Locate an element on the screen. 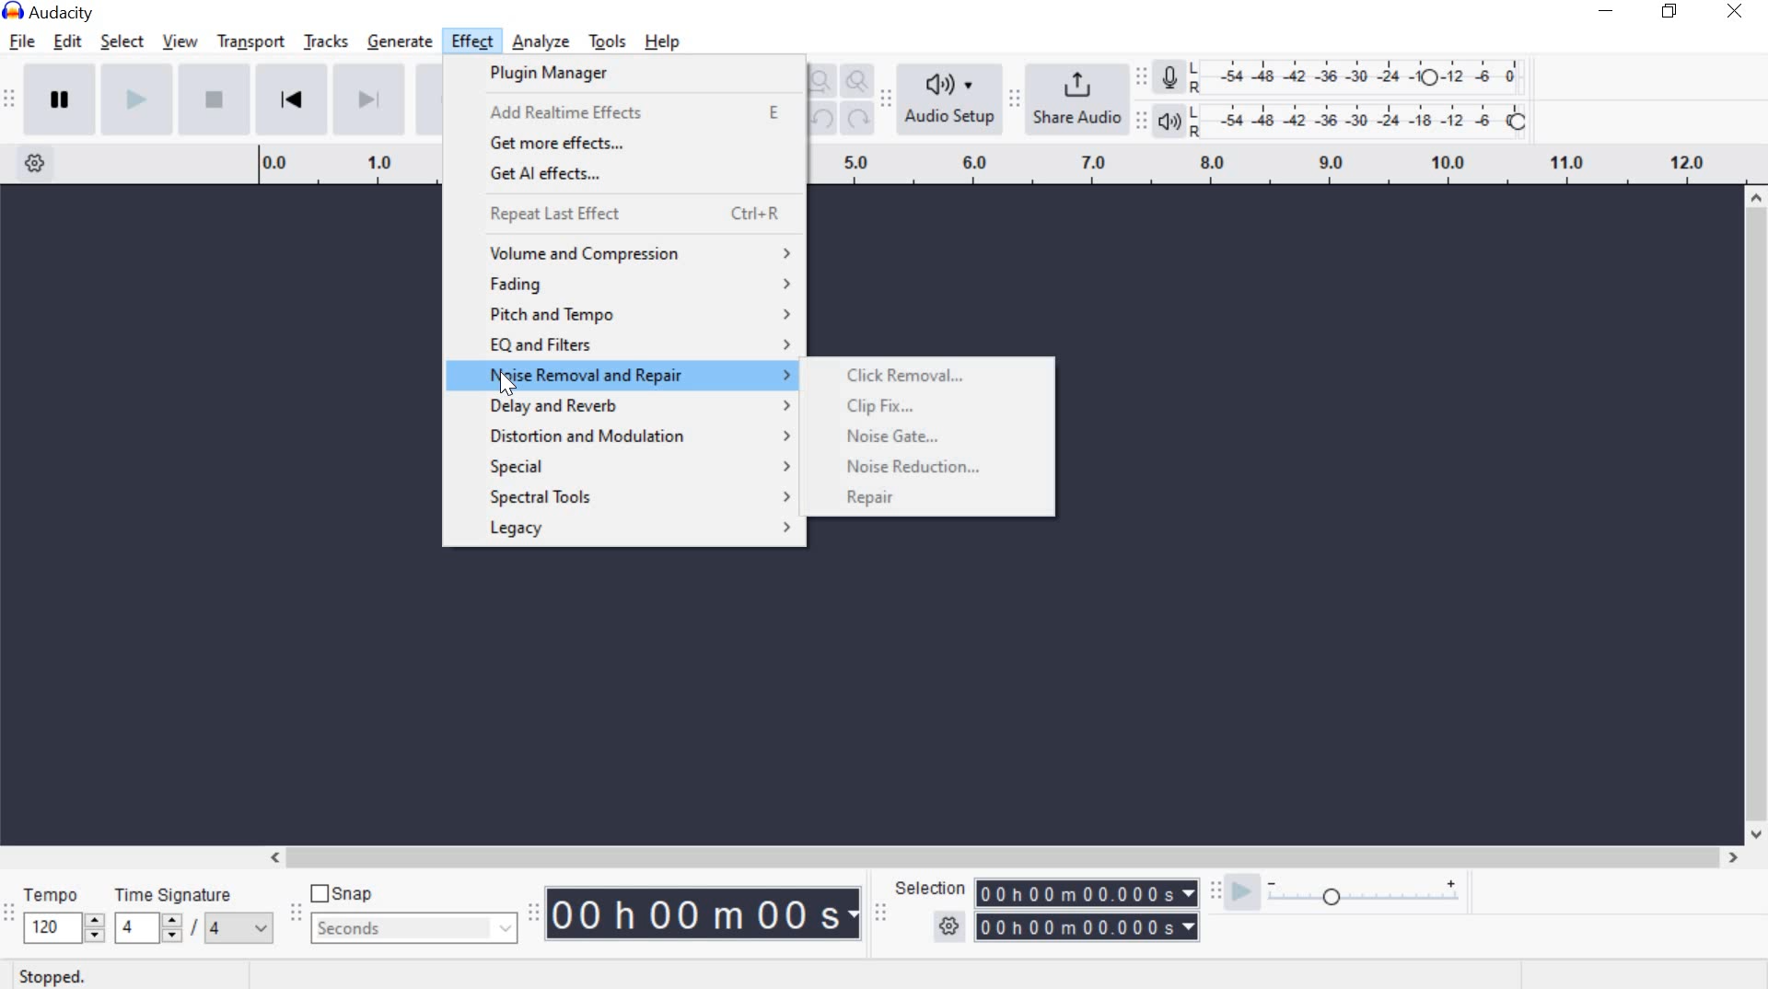  scrollbar is located at coordinates (1004, 858).